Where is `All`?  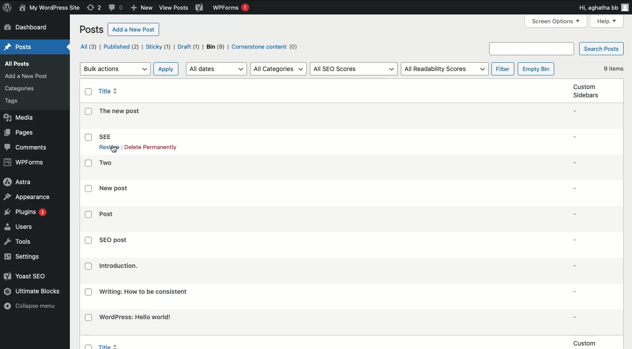 All is located at coordinates (87, 46).